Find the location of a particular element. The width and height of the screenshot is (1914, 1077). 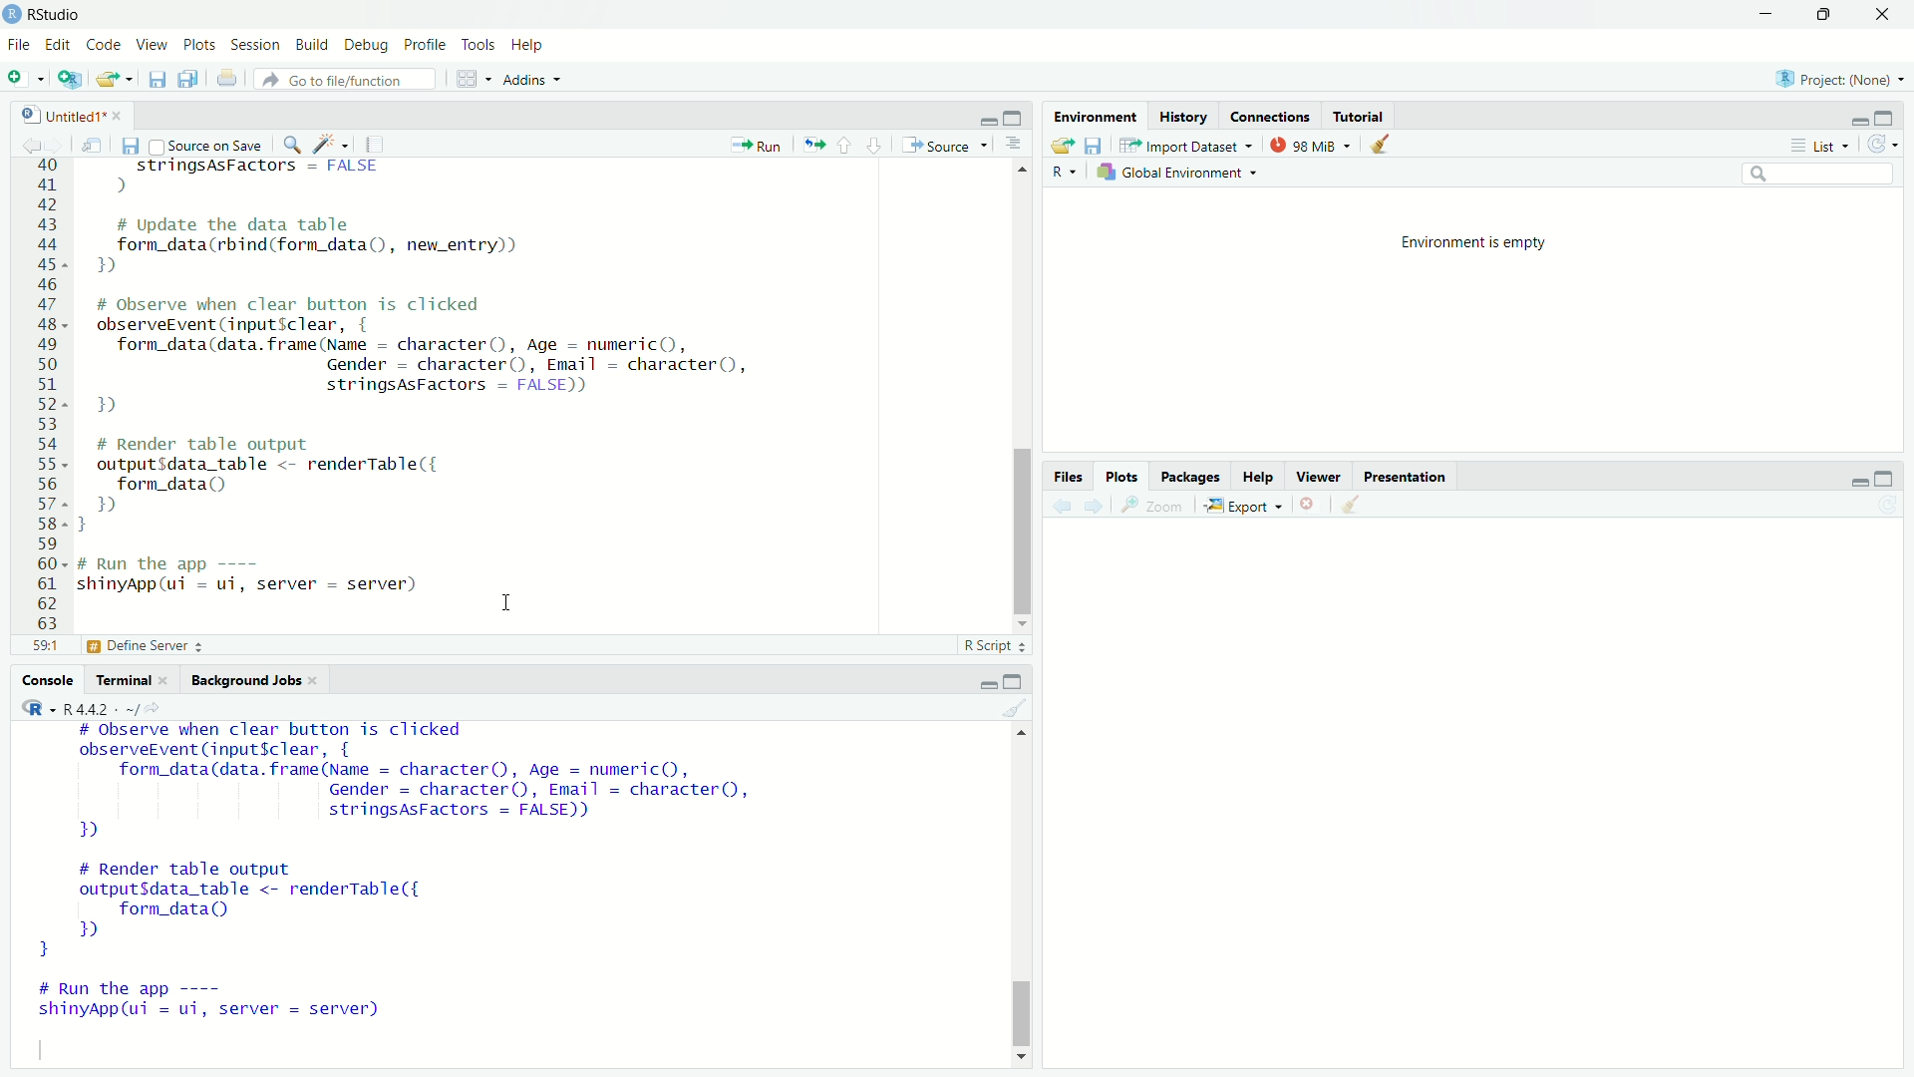

minimize is located at coordinates (1851, 476).